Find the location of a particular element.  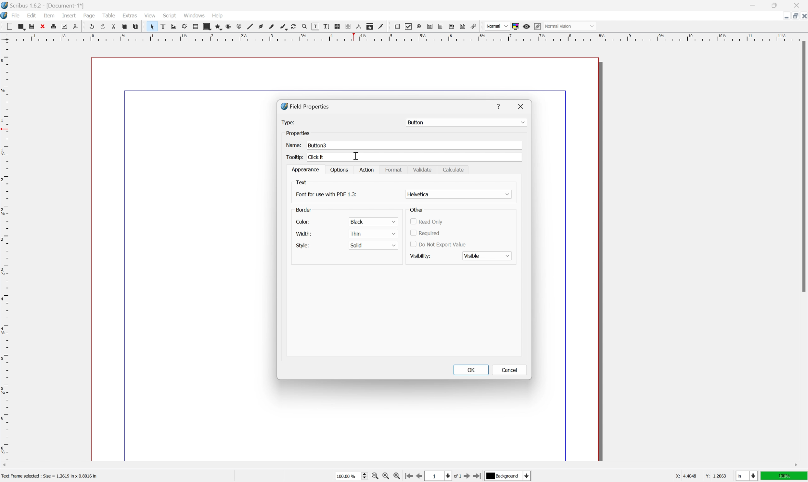

border is located at coordinates (304, 209).